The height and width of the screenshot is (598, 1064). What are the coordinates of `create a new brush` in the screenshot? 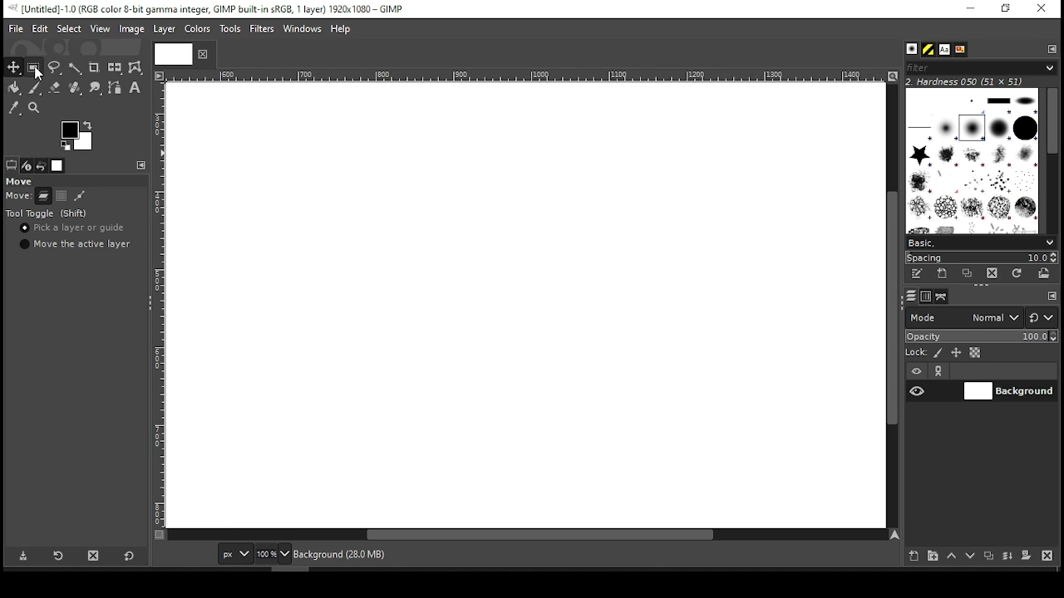 It's located at (944, 273).